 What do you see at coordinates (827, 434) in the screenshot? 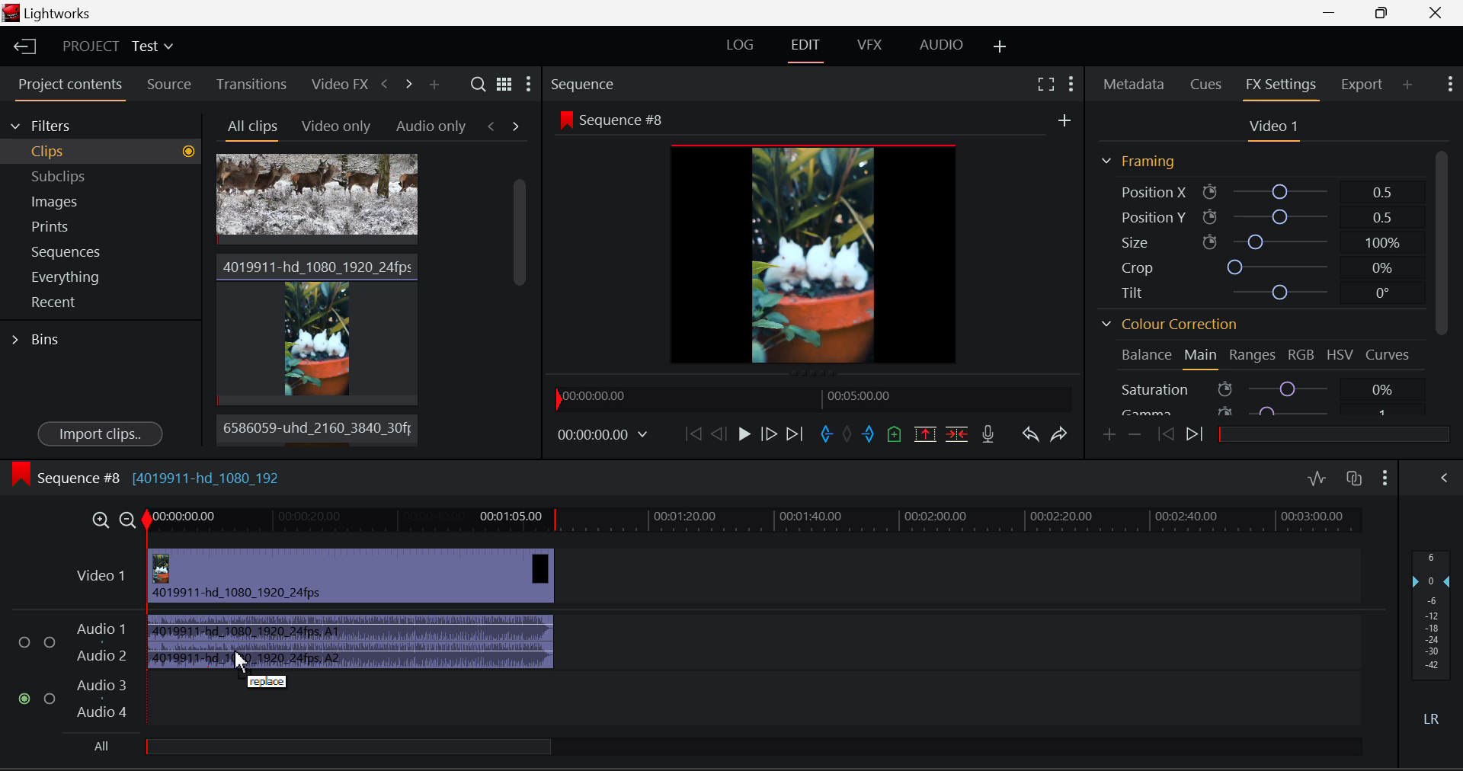
I see `Mark In` at bounding box center [827, 434].